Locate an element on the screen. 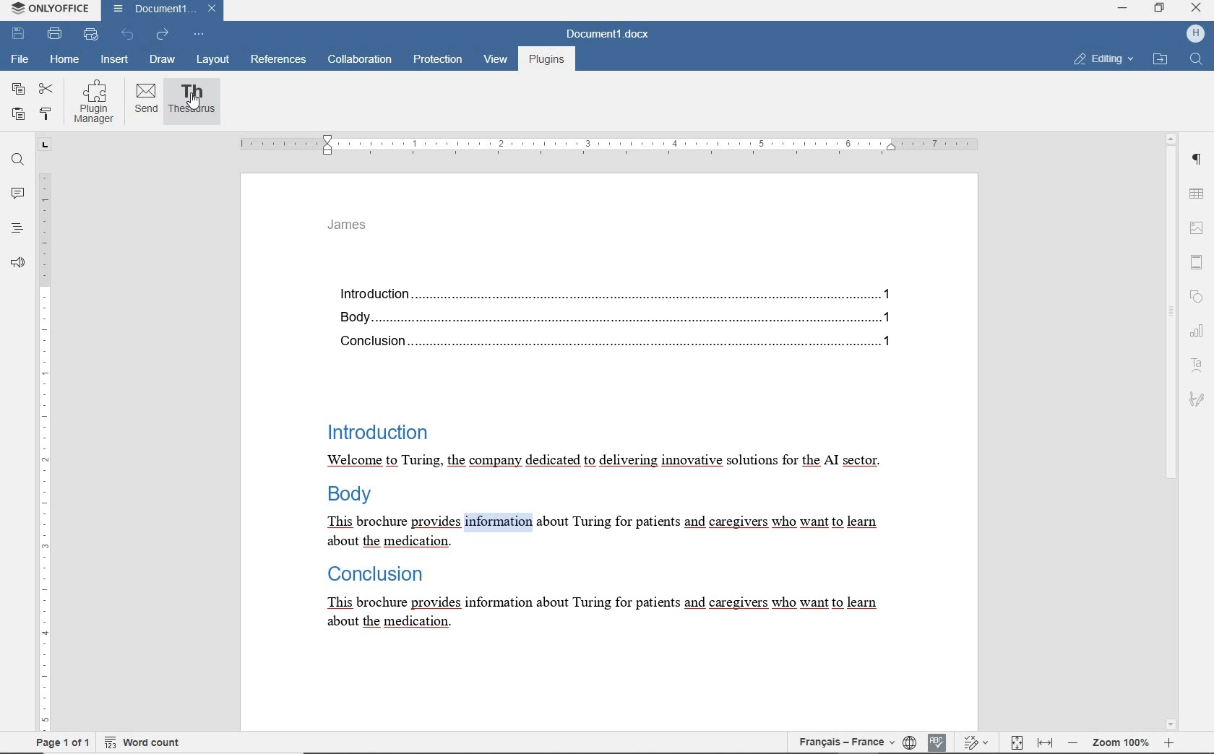  Body is located at coordinates (352, 497).